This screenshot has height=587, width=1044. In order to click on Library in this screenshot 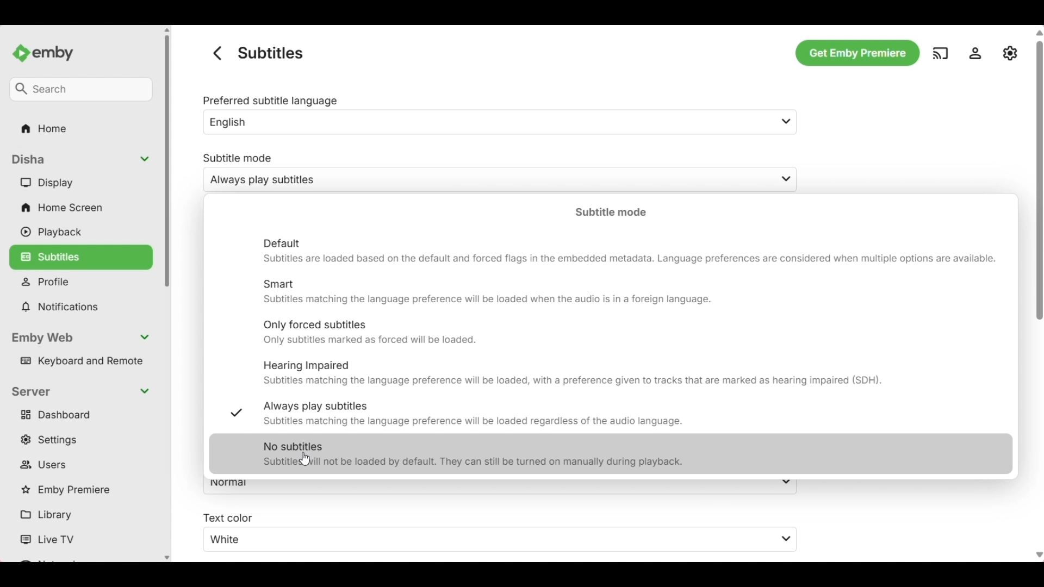, I will do `click(83, 516)`.